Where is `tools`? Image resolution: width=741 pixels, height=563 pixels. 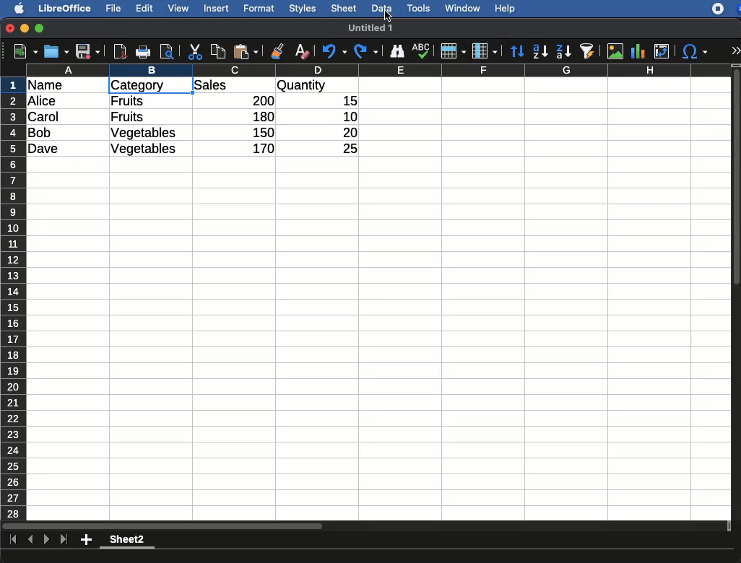
tools is located at coordinates (420, 8).